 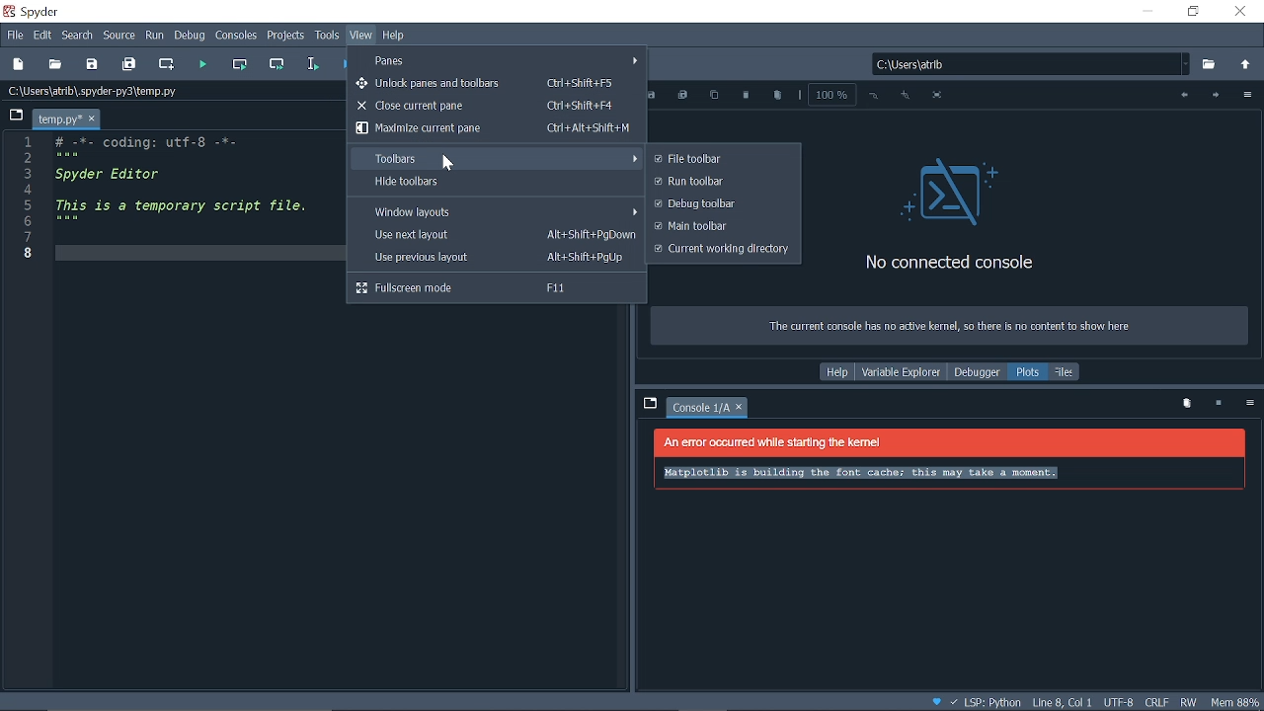 What do you see at coordinates (120, 36) in the screenshot?
I see `Source` at bounding box center [120, 36].